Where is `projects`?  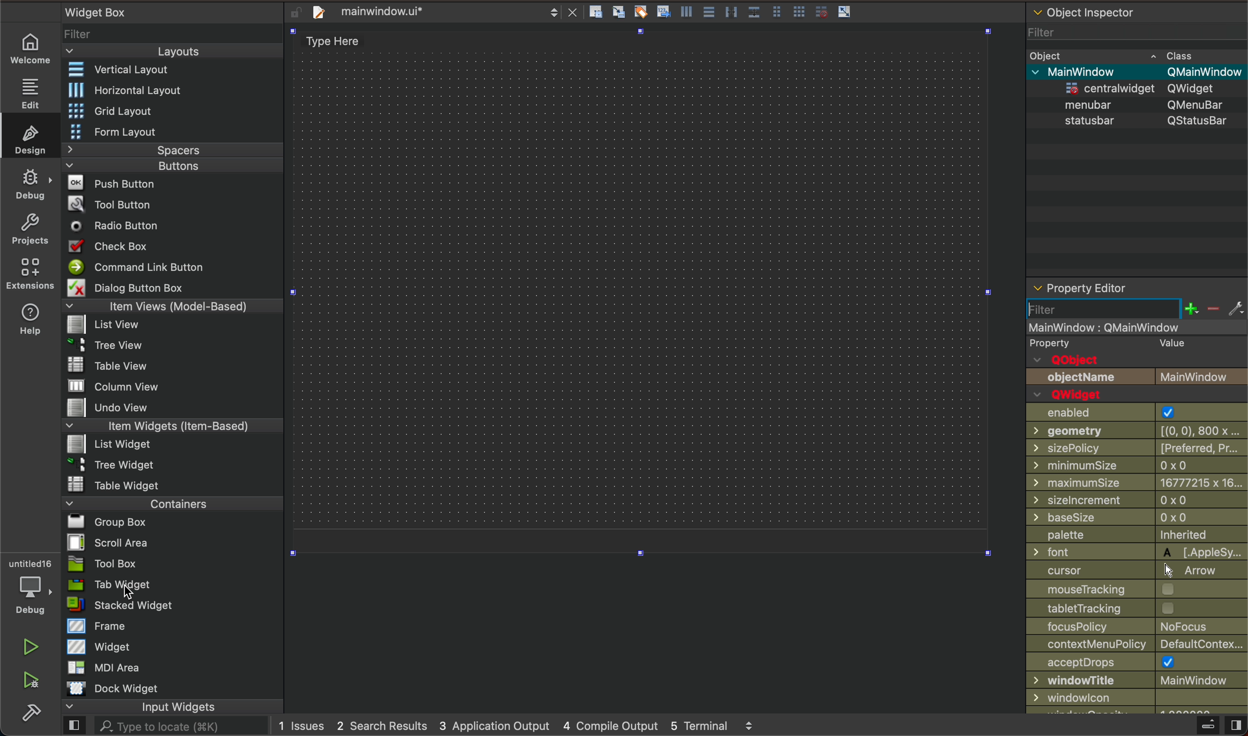
projects is located at coordinates (31, 229).